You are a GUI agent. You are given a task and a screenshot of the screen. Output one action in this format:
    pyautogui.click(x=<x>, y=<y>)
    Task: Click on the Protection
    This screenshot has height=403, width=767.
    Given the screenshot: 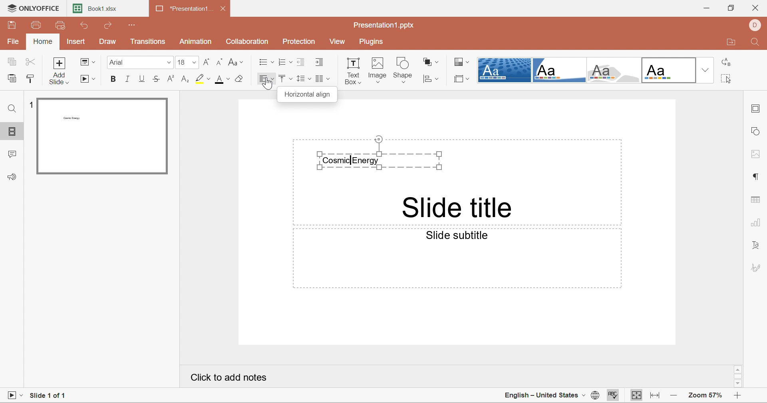 What is the action you would take?
    pyautogui.click(x=299, y=41)
    